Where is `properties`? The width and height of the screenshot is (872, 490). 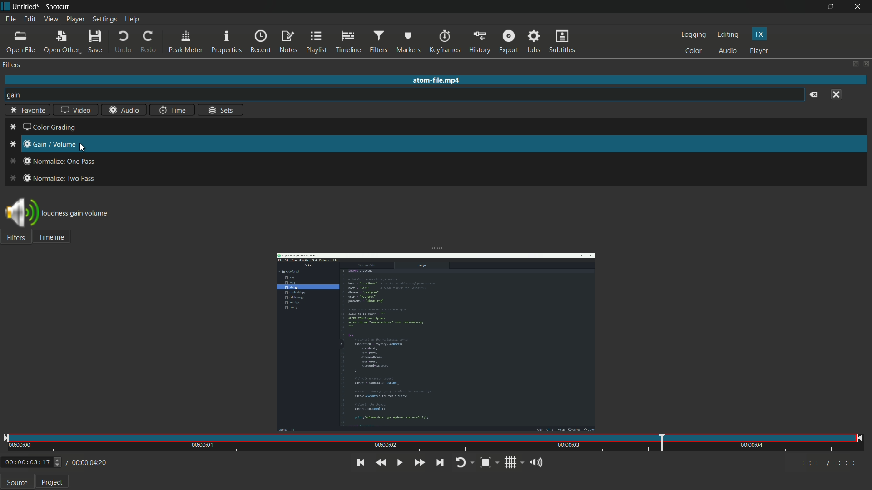 properties is located at coordinates (227, 42).